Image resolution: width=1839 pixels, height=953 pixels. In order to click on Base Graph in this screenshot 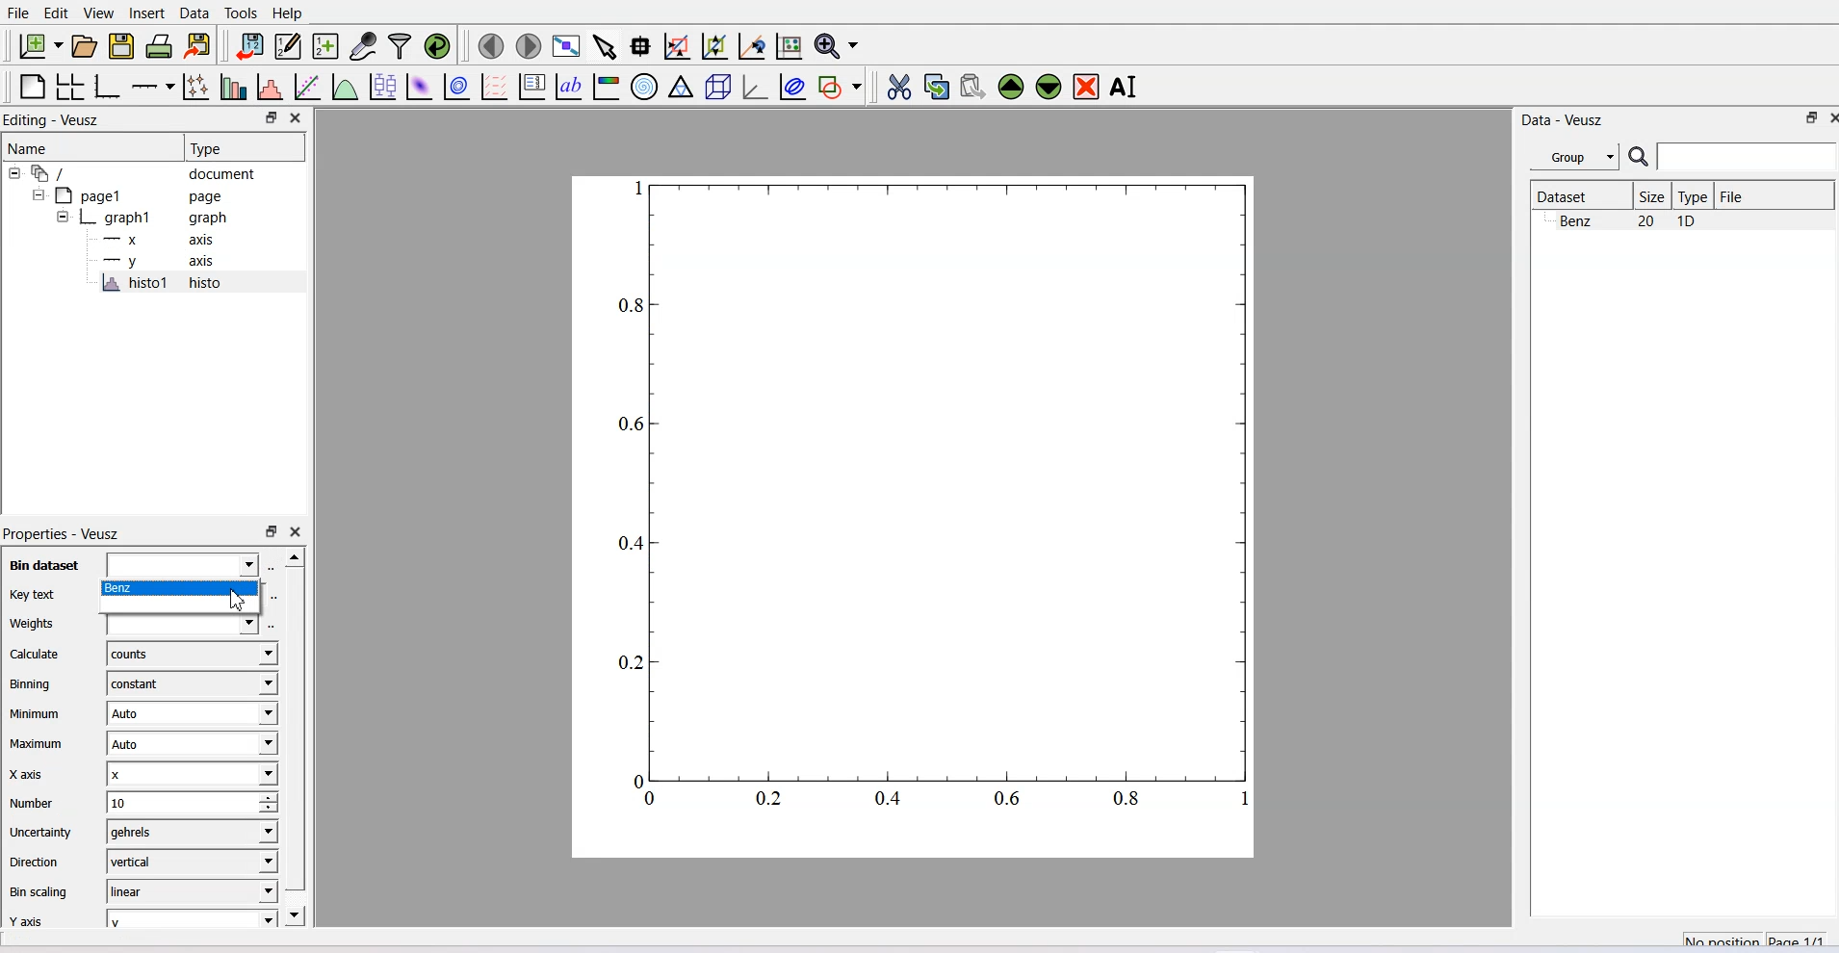, I will do `click(108, 87)`.